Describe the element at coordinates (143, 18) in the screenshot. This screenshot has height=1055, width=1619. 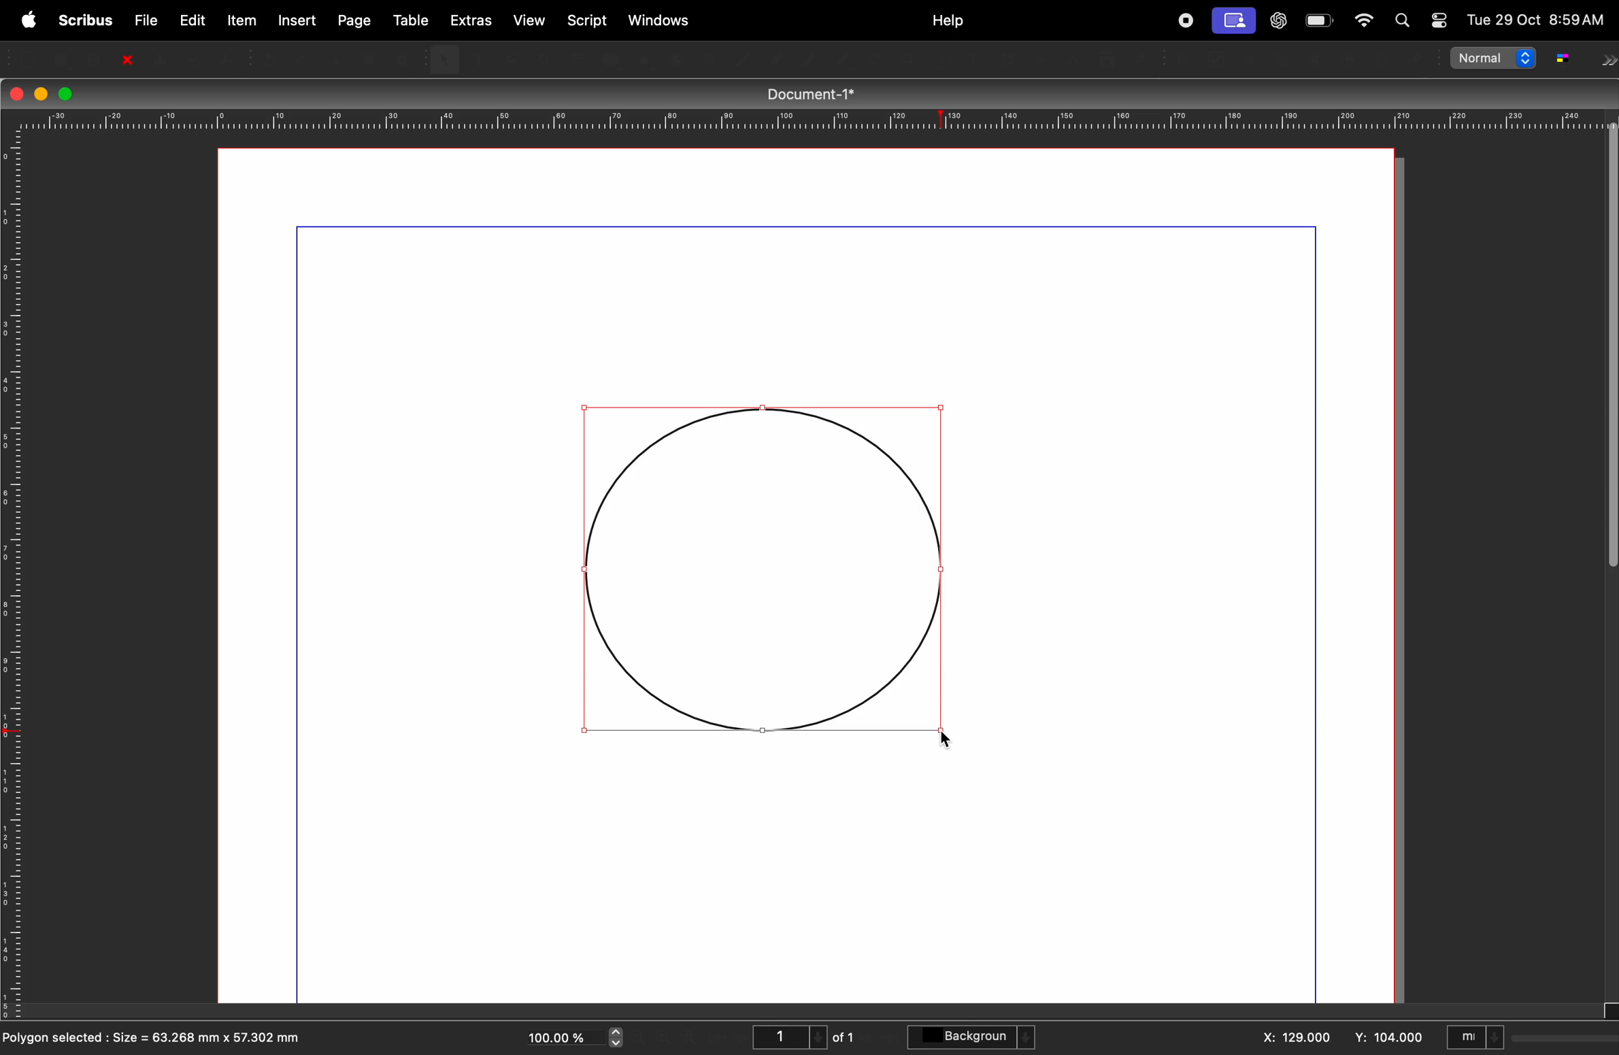
I see `file` at that location.